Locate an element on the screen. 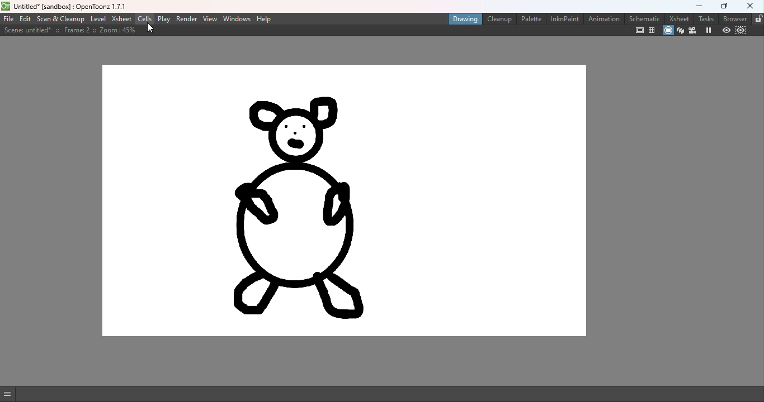 This screenshot has height=402, width=764. Cells is located at coordinates (144, 18).